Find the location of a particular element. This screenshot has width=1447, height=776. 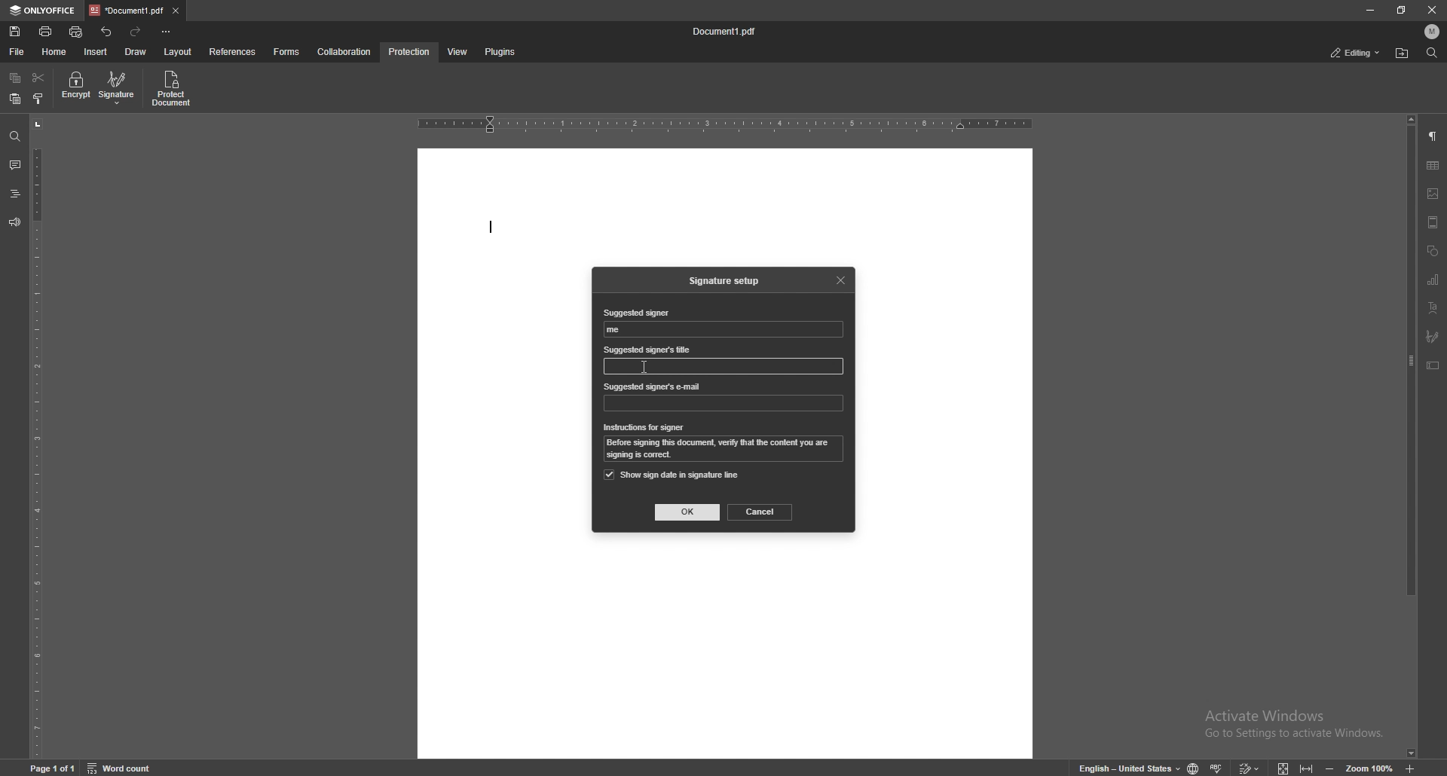

redo is located at coordinates (136, 32).